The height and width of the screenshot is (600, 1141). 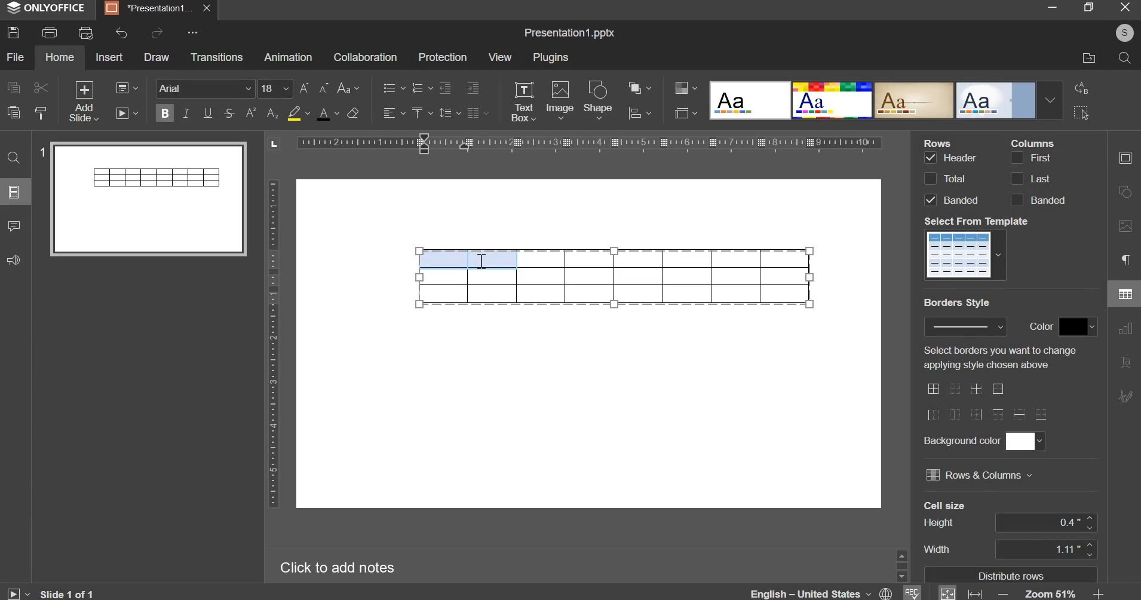 What do you see at coordinates (12, 261) in the screenshot?
I see `feedback` at bounding box center [12, 261].